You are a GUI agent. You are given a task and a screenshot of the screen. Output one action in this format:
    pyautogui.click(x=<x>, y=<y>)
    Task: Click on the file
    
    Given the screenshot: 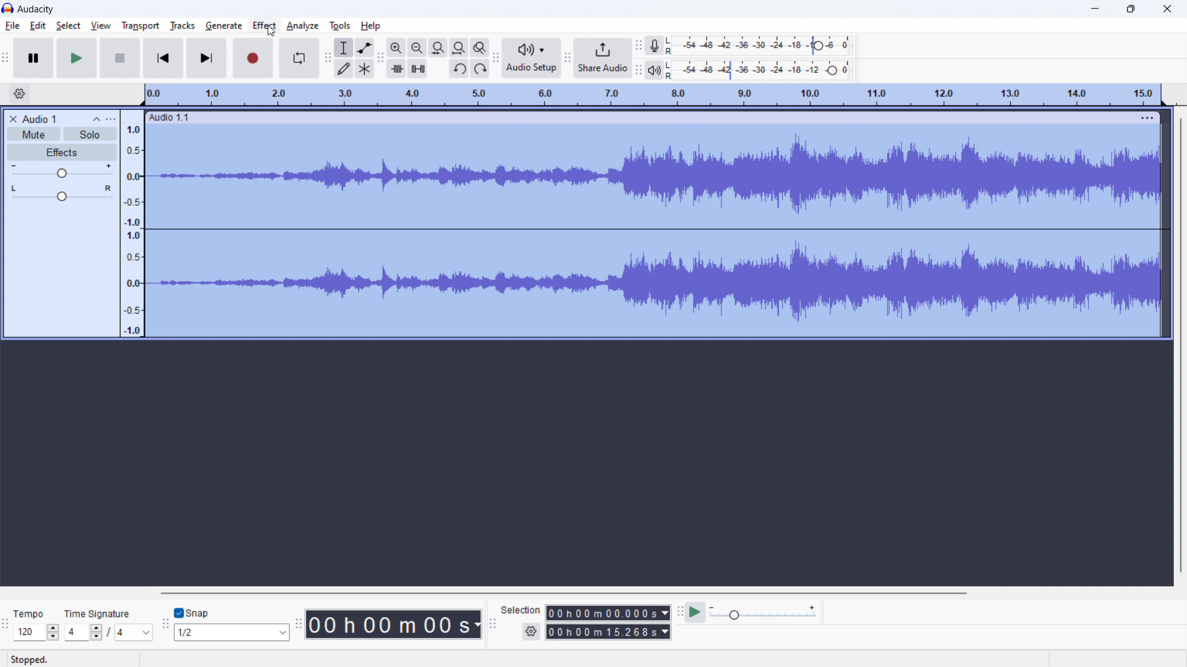 What is the action you would take?
    pyautogui.click(x=12, y=27)
    